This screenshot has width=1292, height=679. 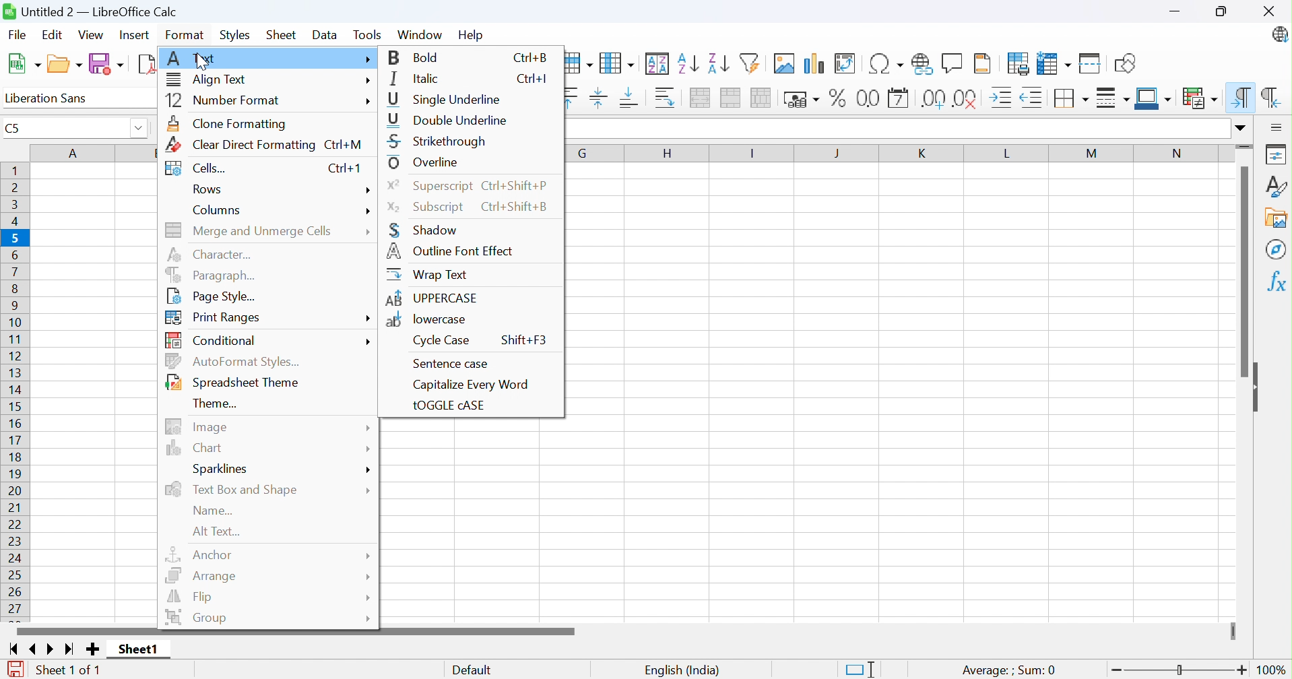 What do you see at coordinates (416, 57) in the screenshot?
I see `Bold` at bounding box center [416, 57].